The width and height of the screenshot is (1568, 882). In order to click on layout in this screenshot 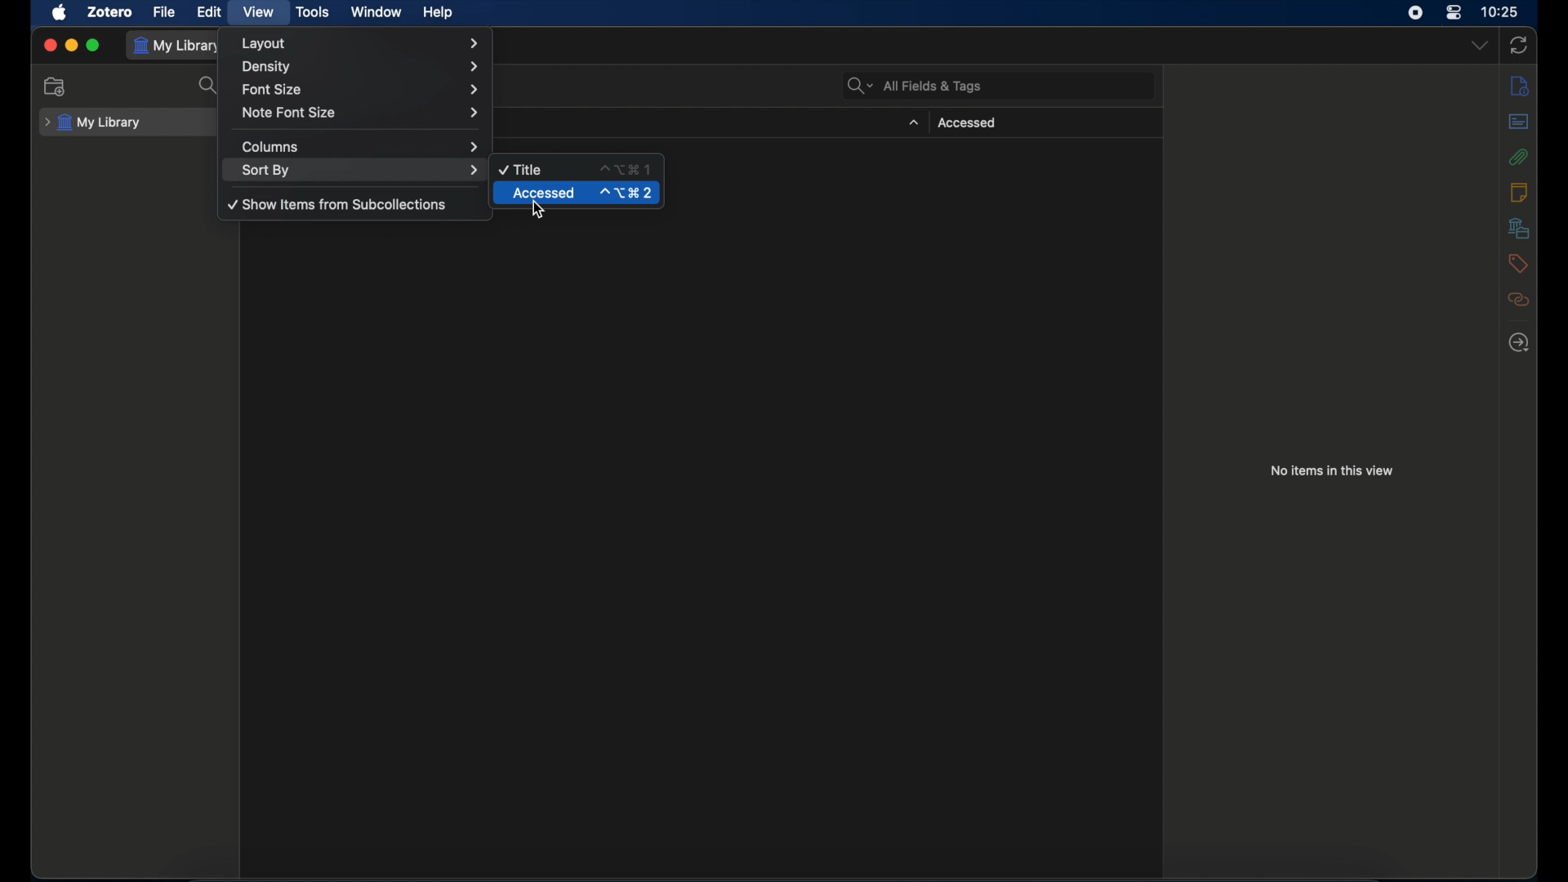, I will do `click(359, 43)`.